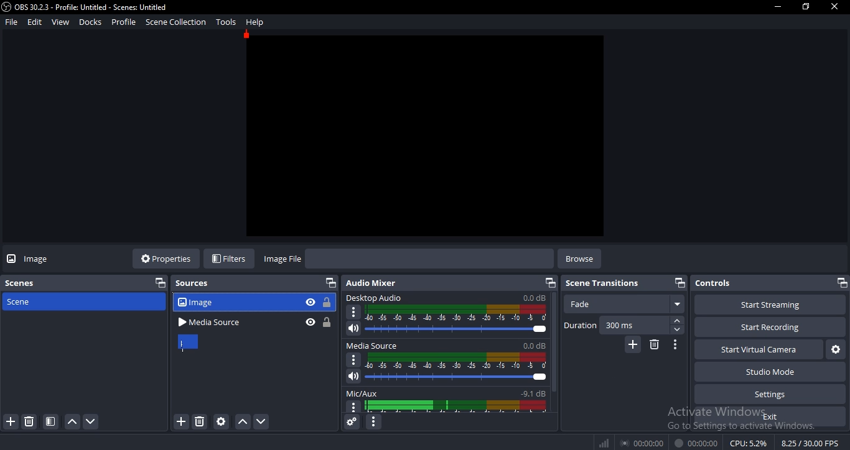 The width and height of the screenshot is (850, 450). Describe the element at coordinates (311, 321) in the screenshot. I see `hide` at that location.